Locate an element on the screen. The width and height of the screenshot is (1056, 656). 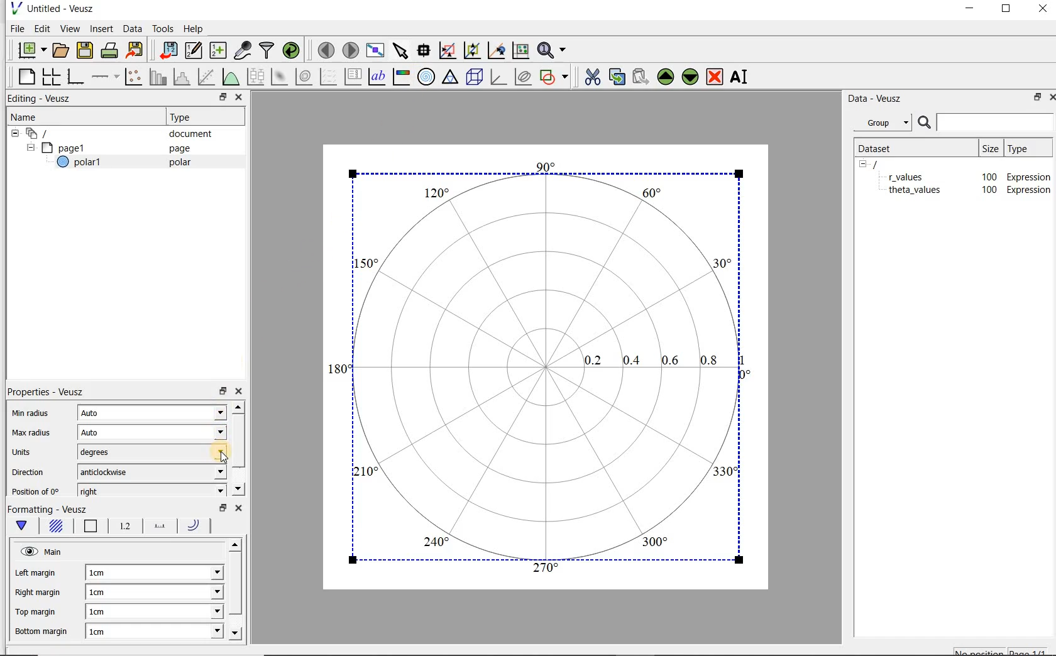
Formatting - Veusz is located at coordinates (52, 508).